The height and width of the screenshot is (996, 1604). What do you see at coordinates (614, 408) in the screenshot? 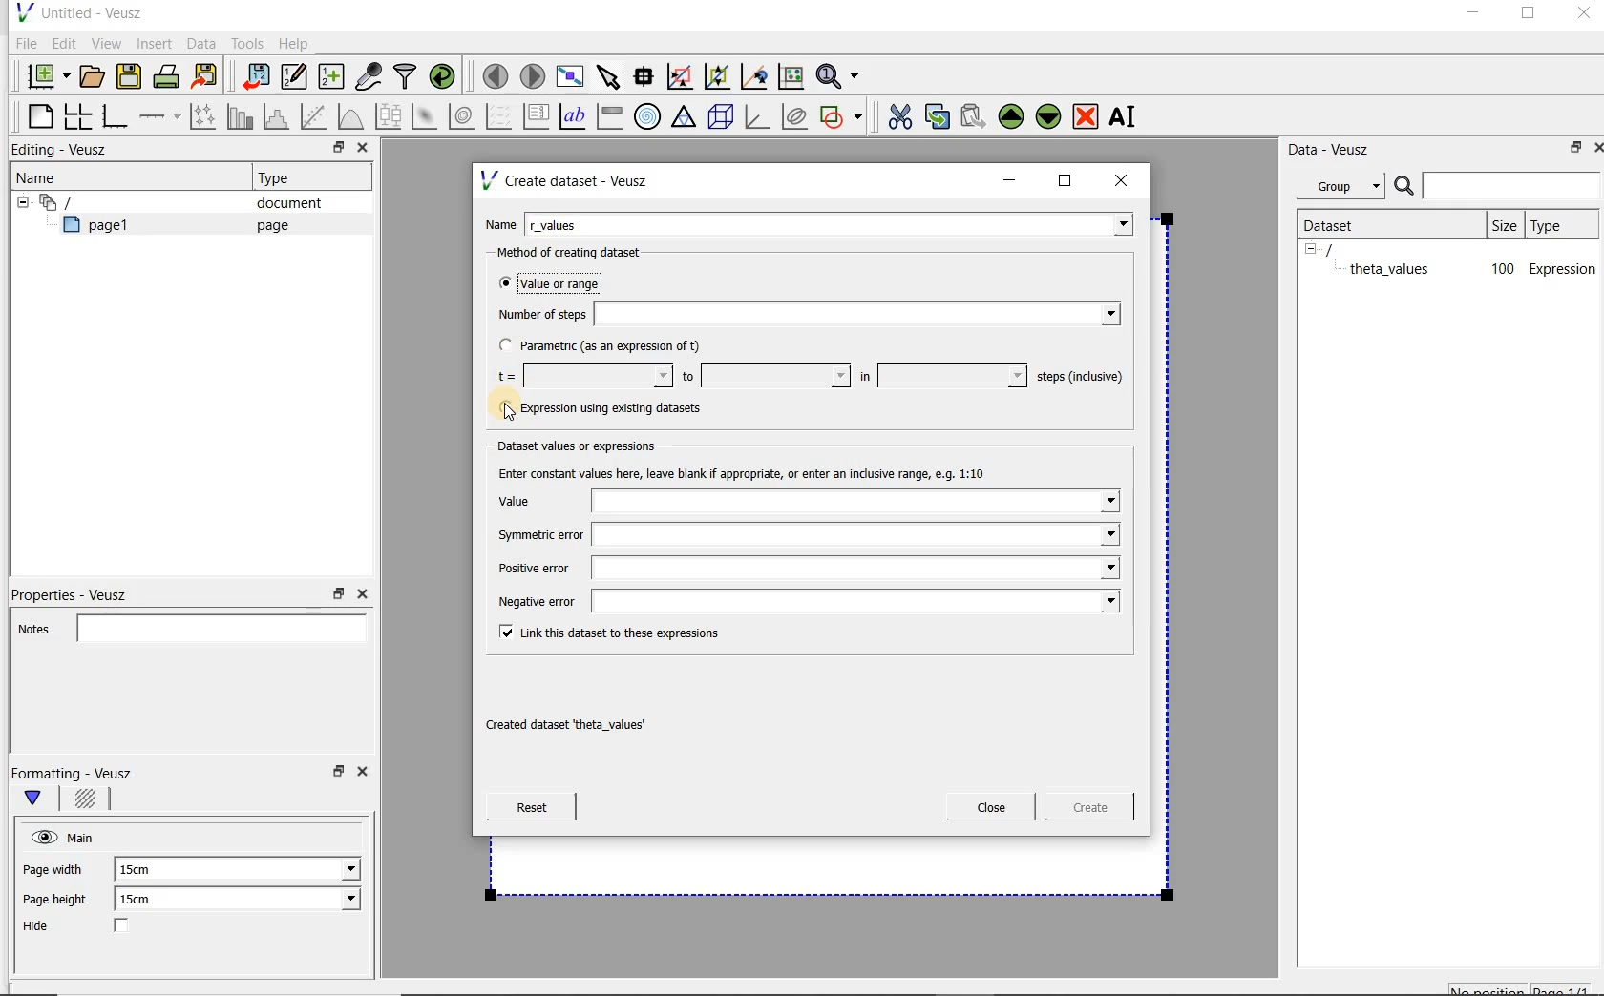
I see `(® Expression using existing datasets` at bounding box center [614, 408].